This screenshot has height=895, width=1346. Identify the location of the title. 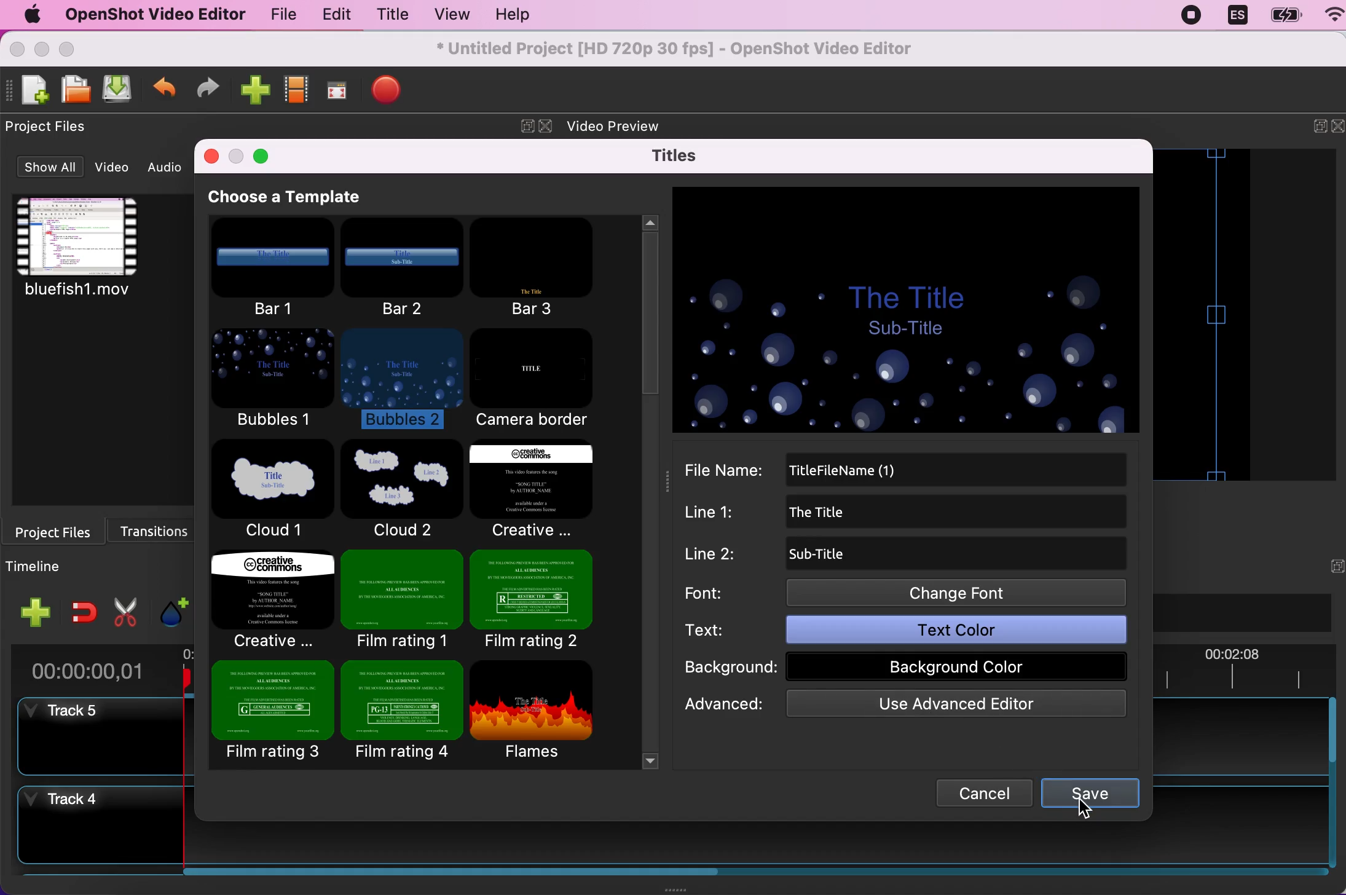
(853, 514).